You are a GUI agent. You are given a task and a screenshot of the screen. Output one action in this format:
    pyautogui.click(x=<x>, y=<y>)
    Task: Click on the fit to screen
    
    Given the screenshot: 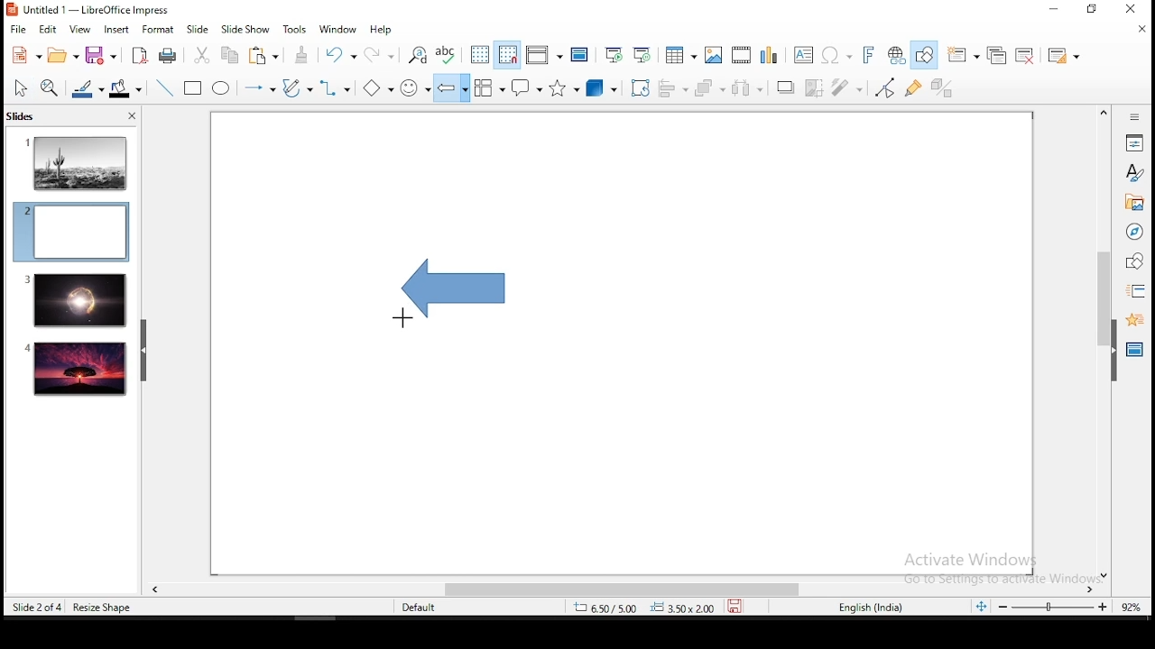 What is the action you would take?
    pyautogui.click(x=981, y=608)
    